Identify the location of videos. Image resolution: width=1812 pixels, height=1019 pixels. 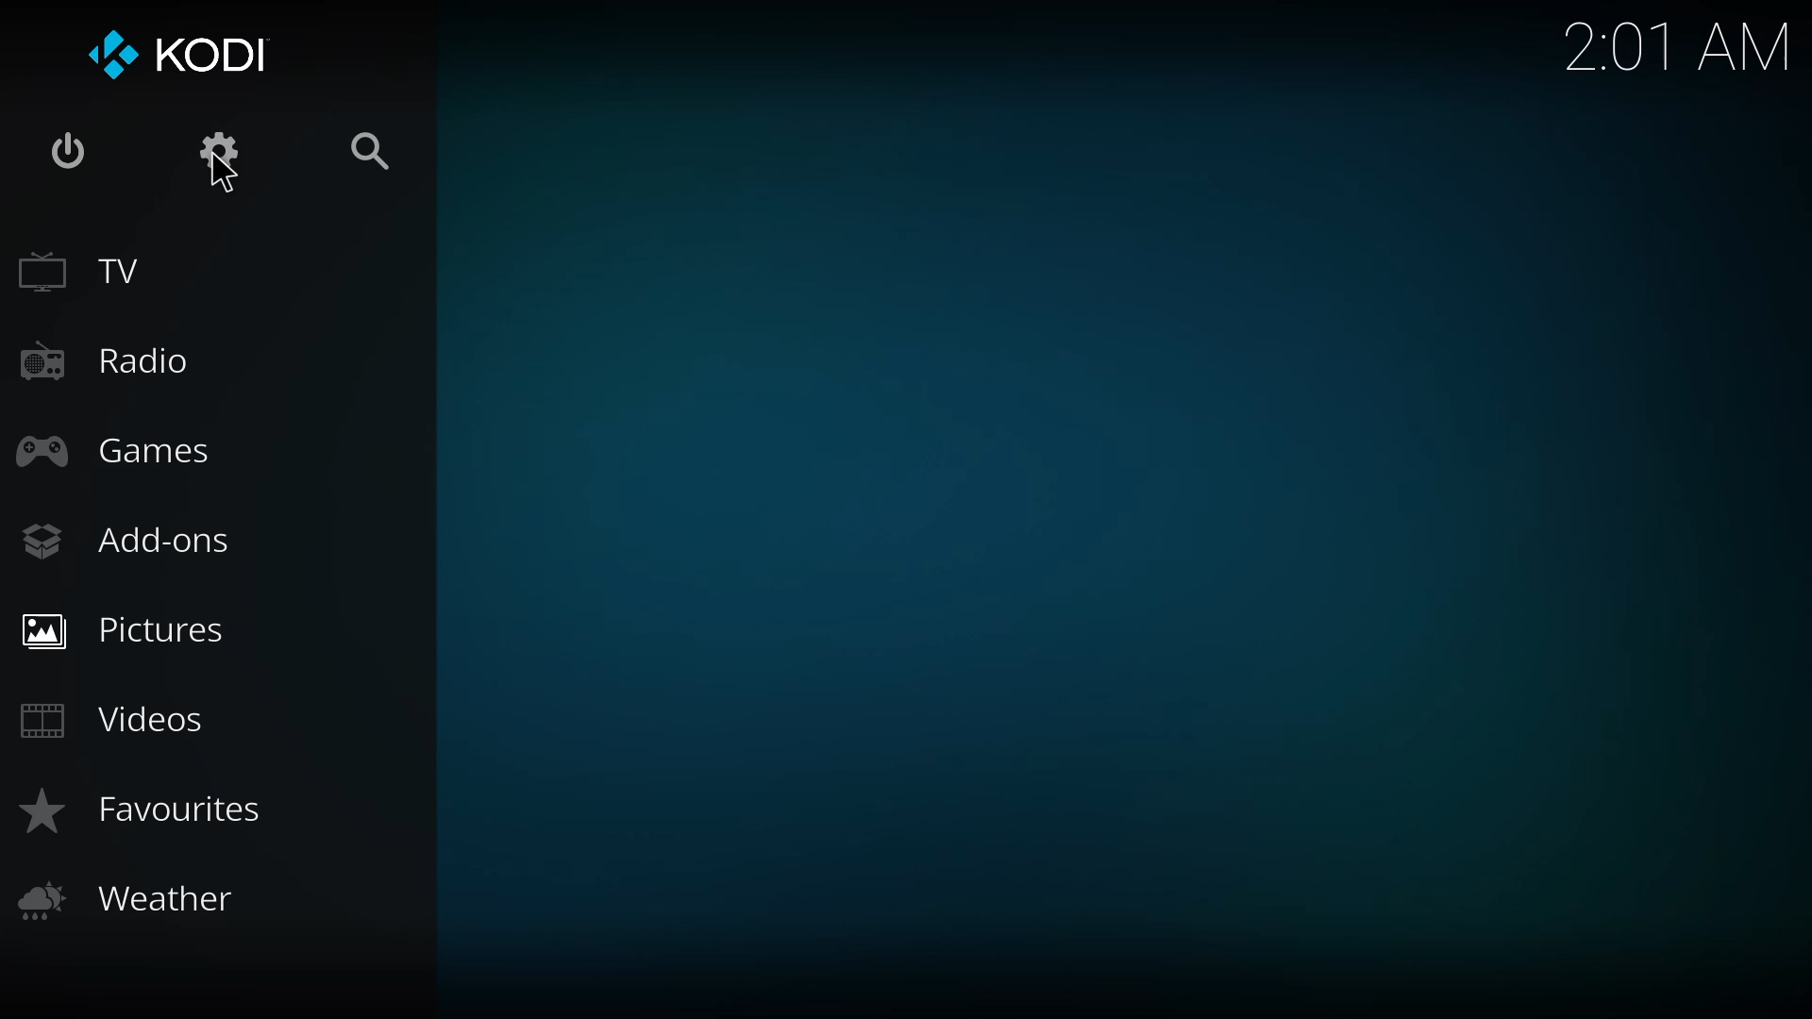
(126, 719).